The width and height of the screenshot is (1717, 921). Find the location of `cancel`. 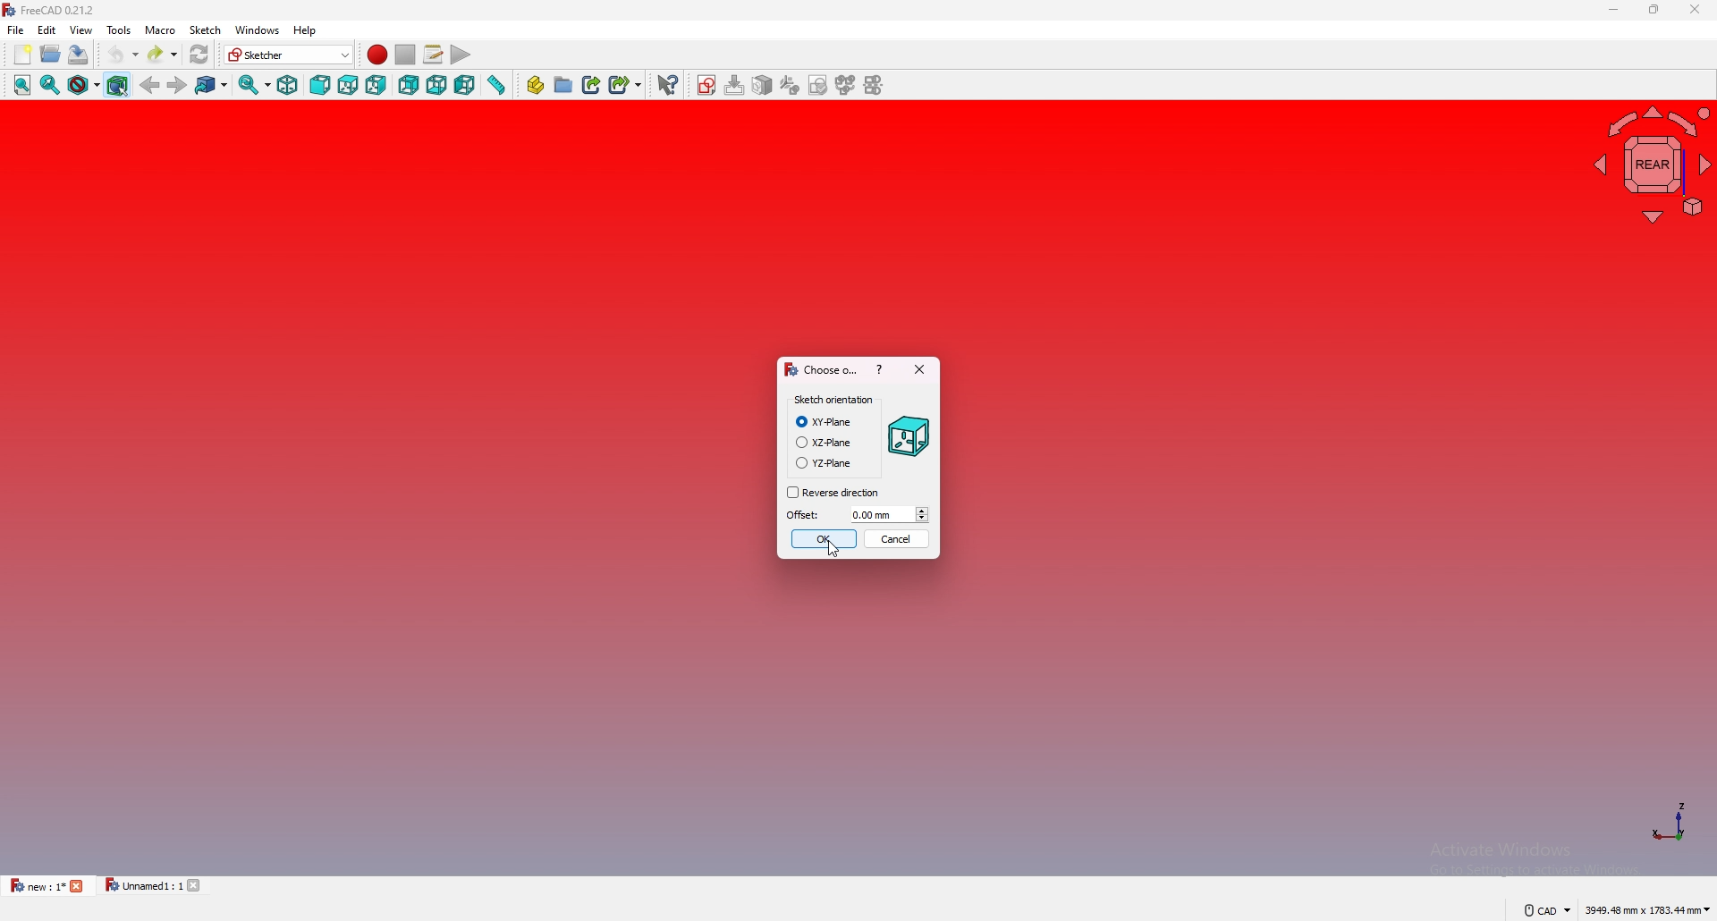

cancel is located at coordinates (897, 538).